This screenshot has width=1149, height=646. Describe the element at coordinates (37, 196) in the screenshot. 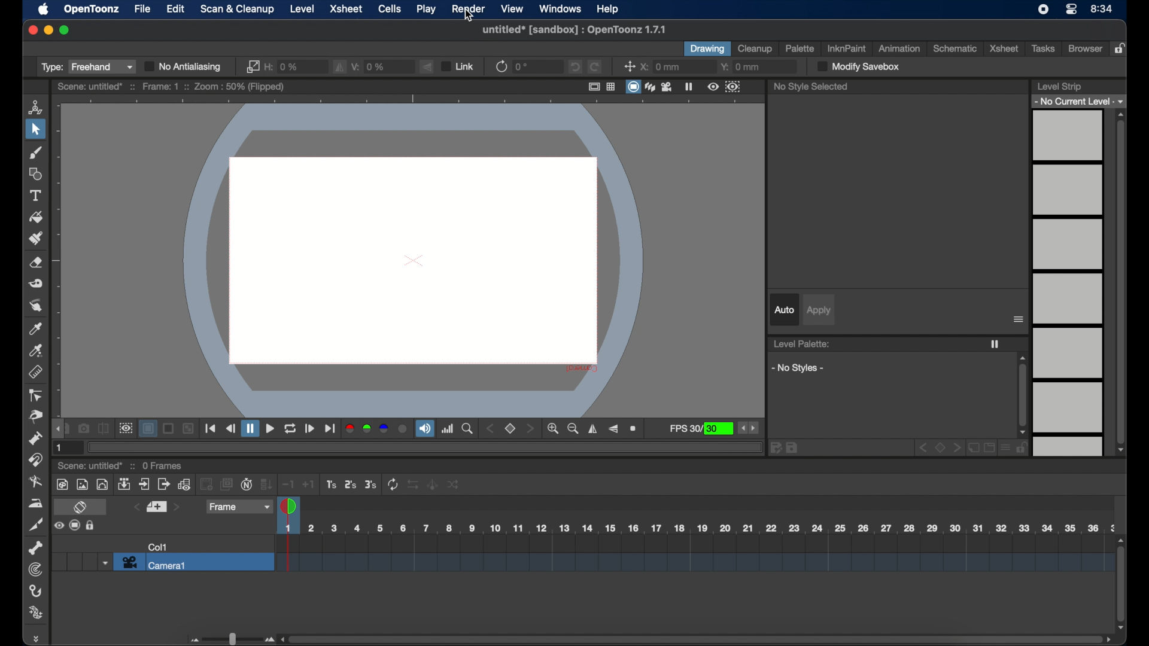

I see `type tool` at that location.